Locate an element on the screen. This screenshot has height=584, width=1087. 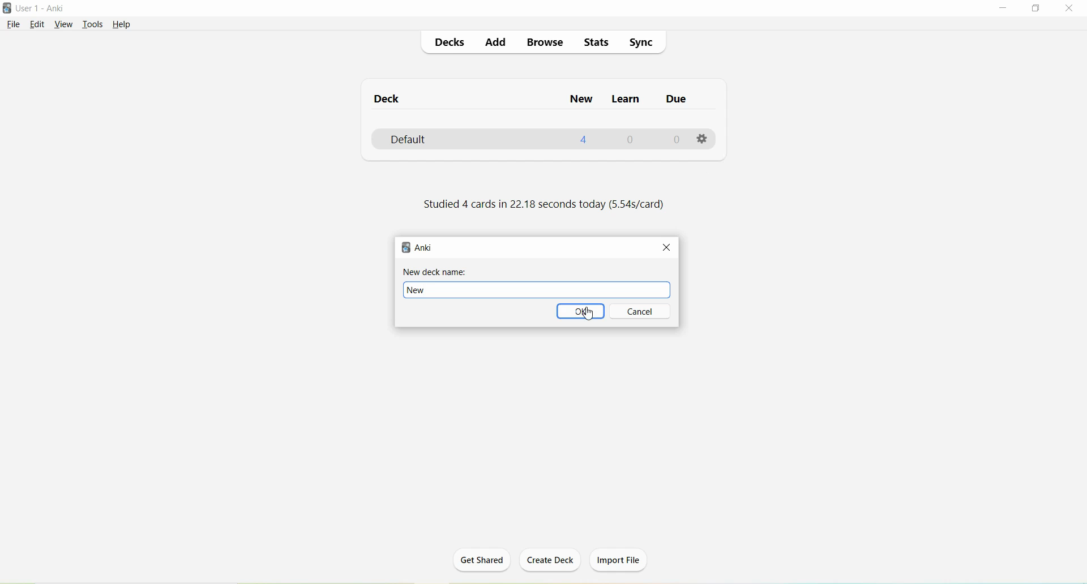
Options is located at coordinates (701, 137).